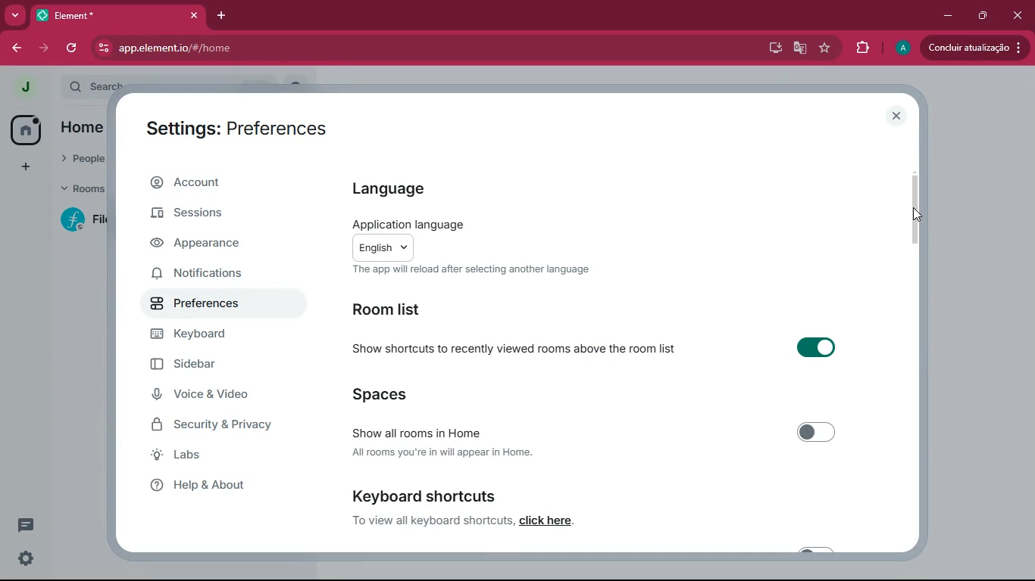 This screenshot has width=1035, height=581. What do you see at coordinates (16, 16) in the screenshot?
I see `more` at bounding box center [16, 16].